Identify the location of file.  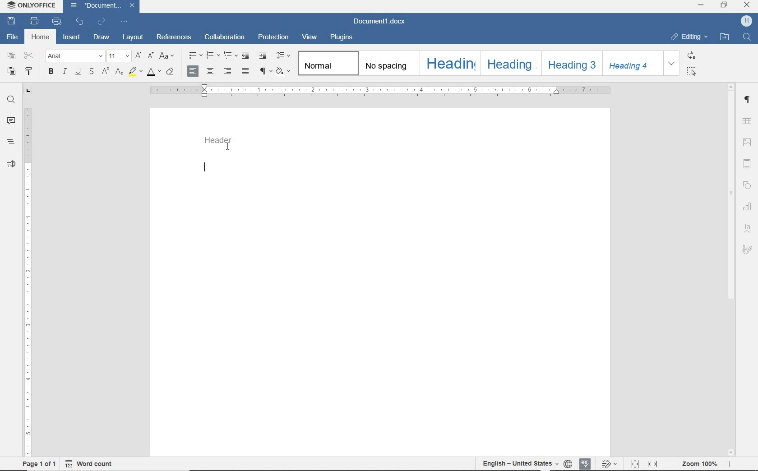
(11, 37).